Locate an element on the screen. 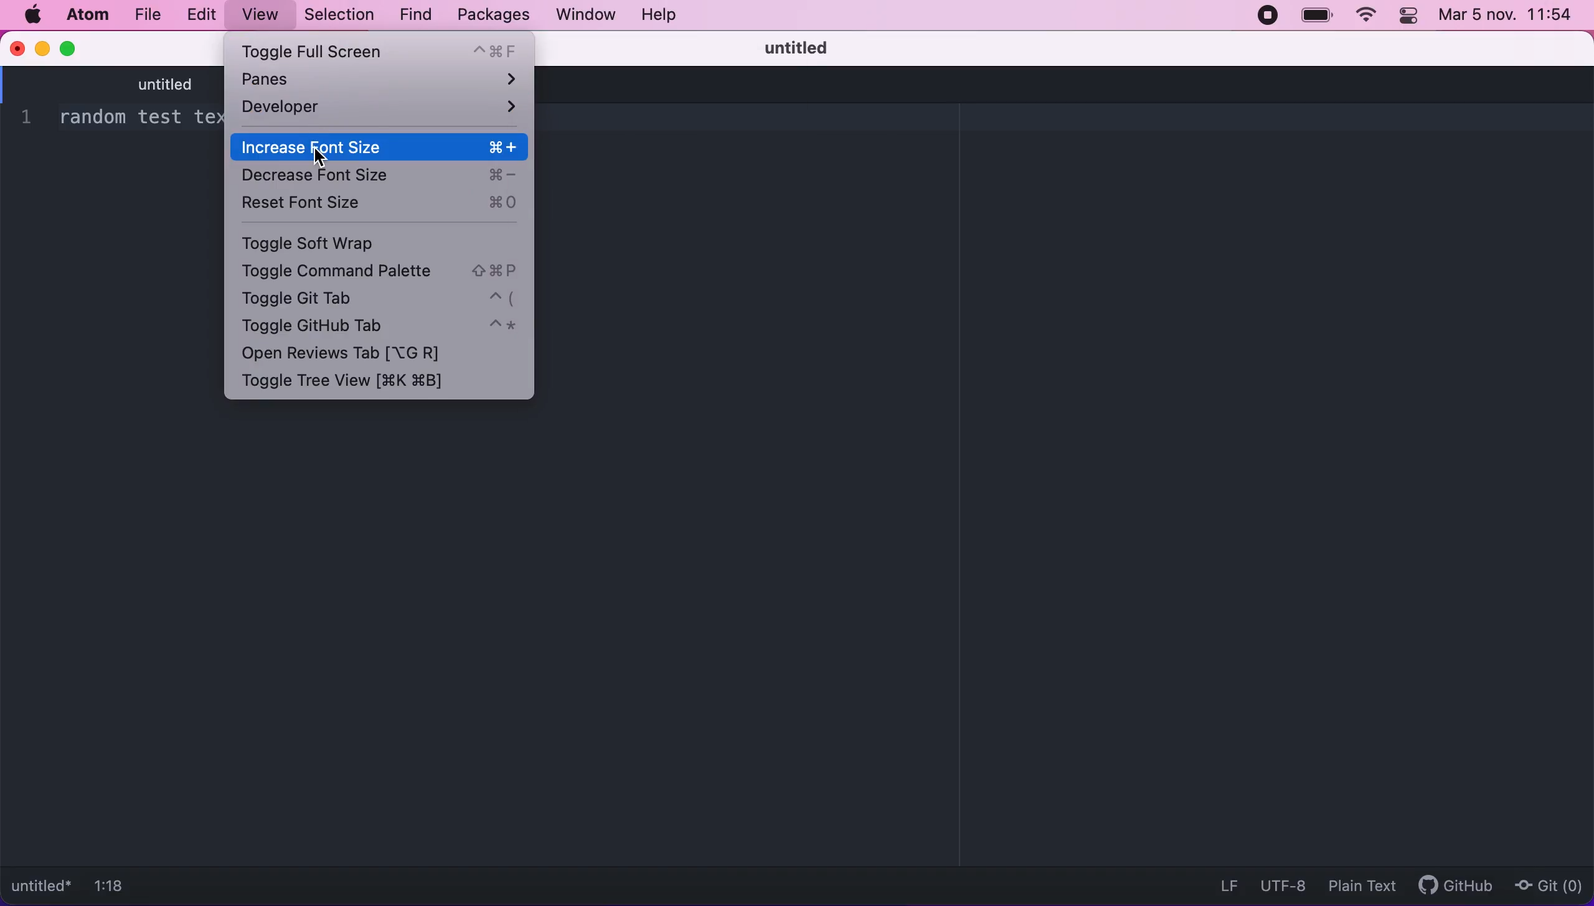 The height and width of the screenshot is (906, 1594). toggle git tab is located at coordinates (382, 297).